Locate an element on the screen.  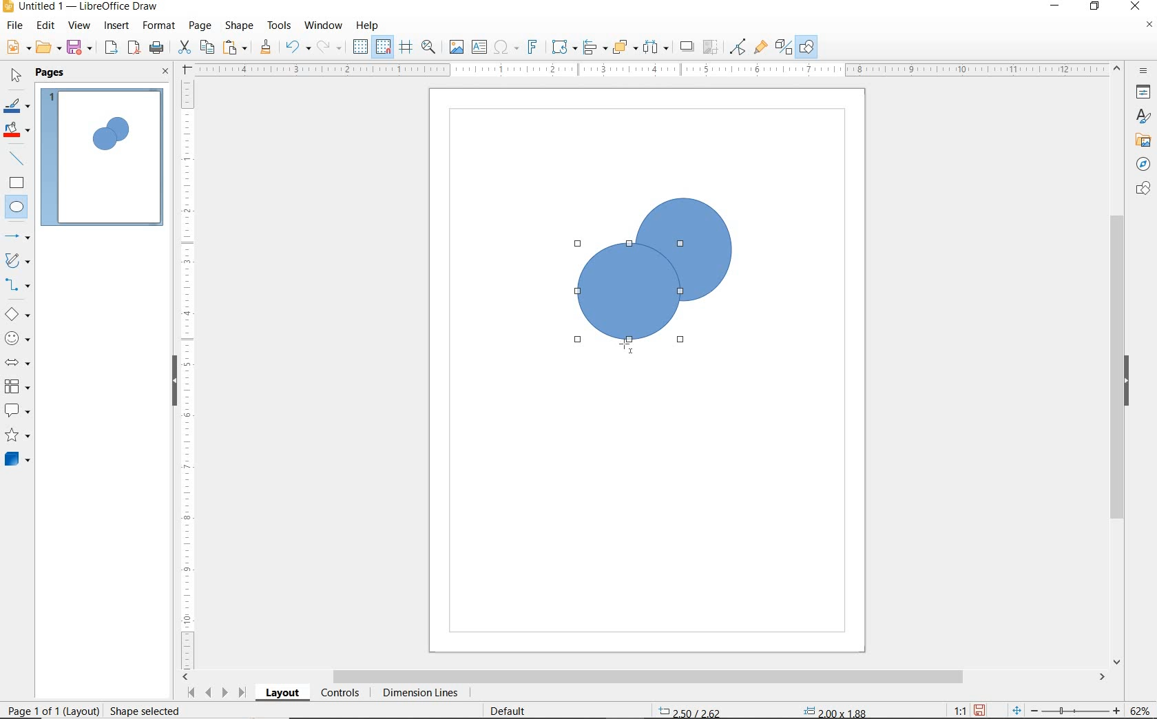
OPEN is located at coordinates (48, 49).